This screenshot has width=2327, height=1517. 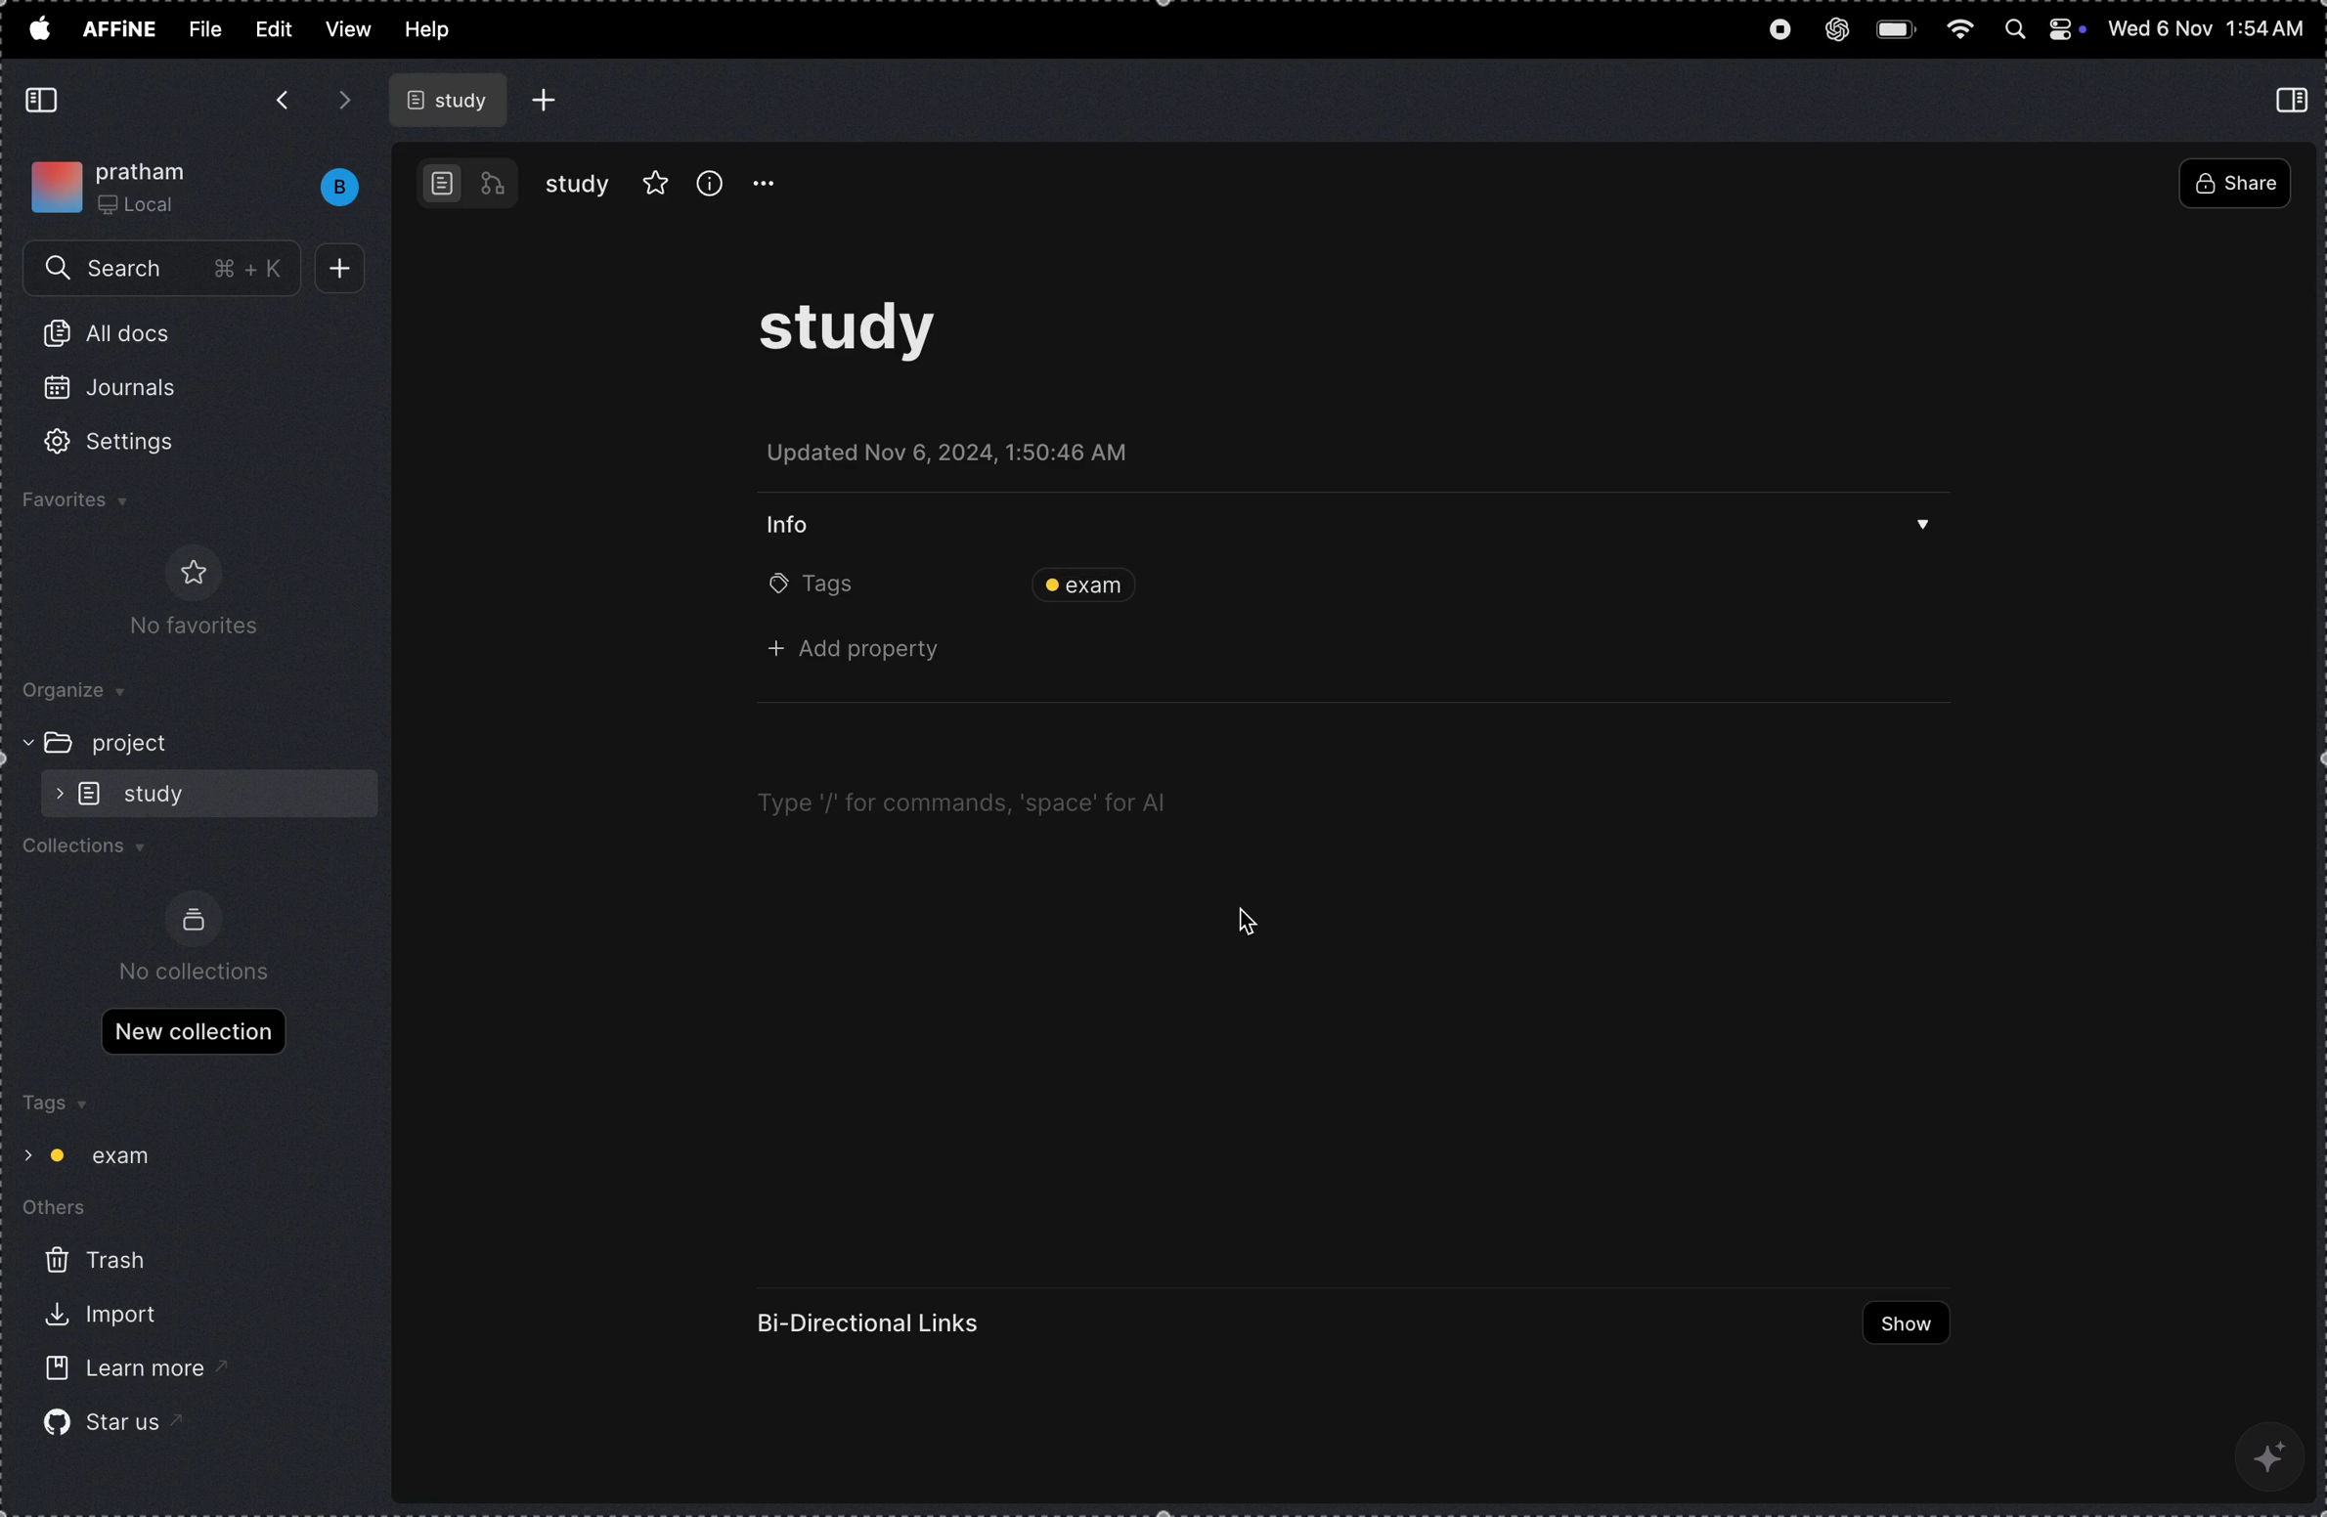 What do you see at coordinates (110, 1156) in the screenshot?
I see ` tag "exam"` at bounding box center [110, 1156].